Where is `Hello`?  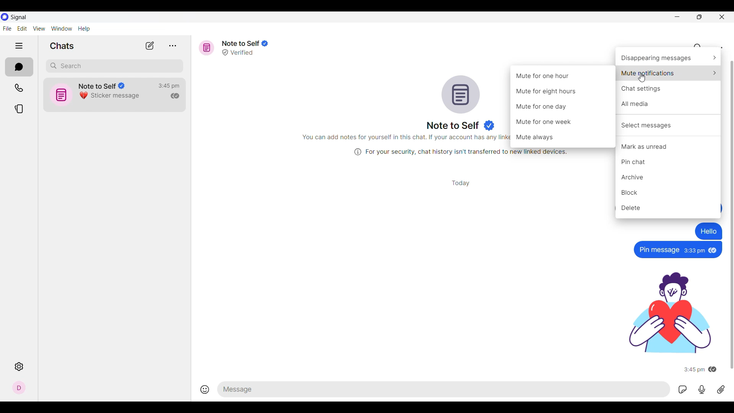 Hello is located at coordinates (709, 231).